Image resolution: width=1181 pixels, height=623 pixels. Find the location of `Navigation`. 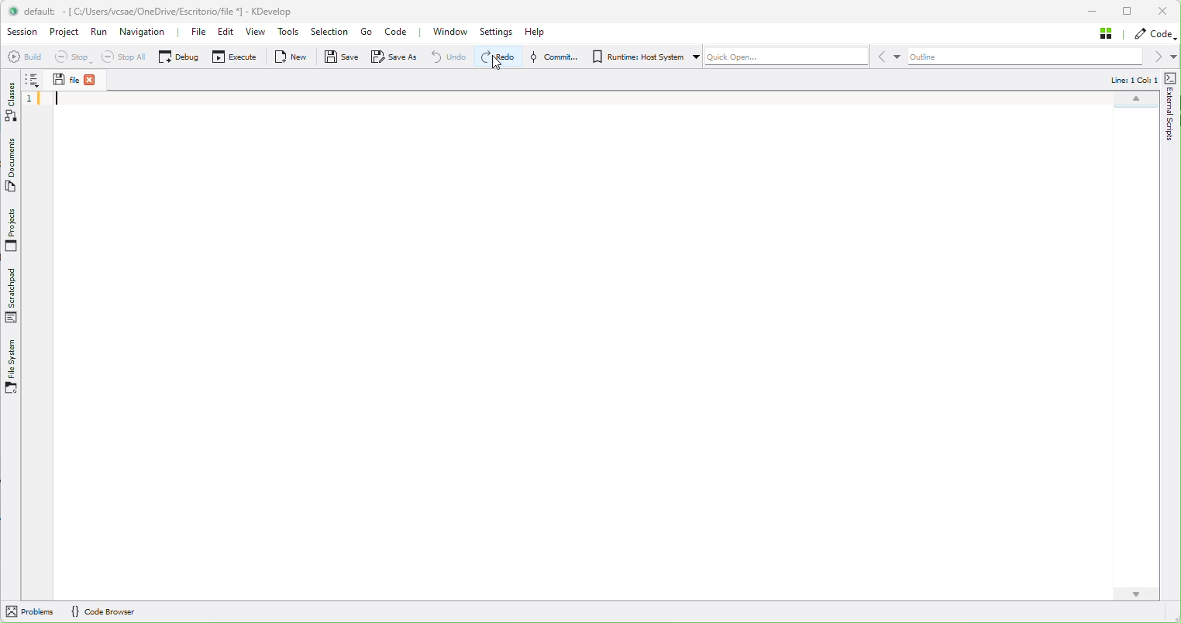

Navigation is located at coordinates (146, 31).